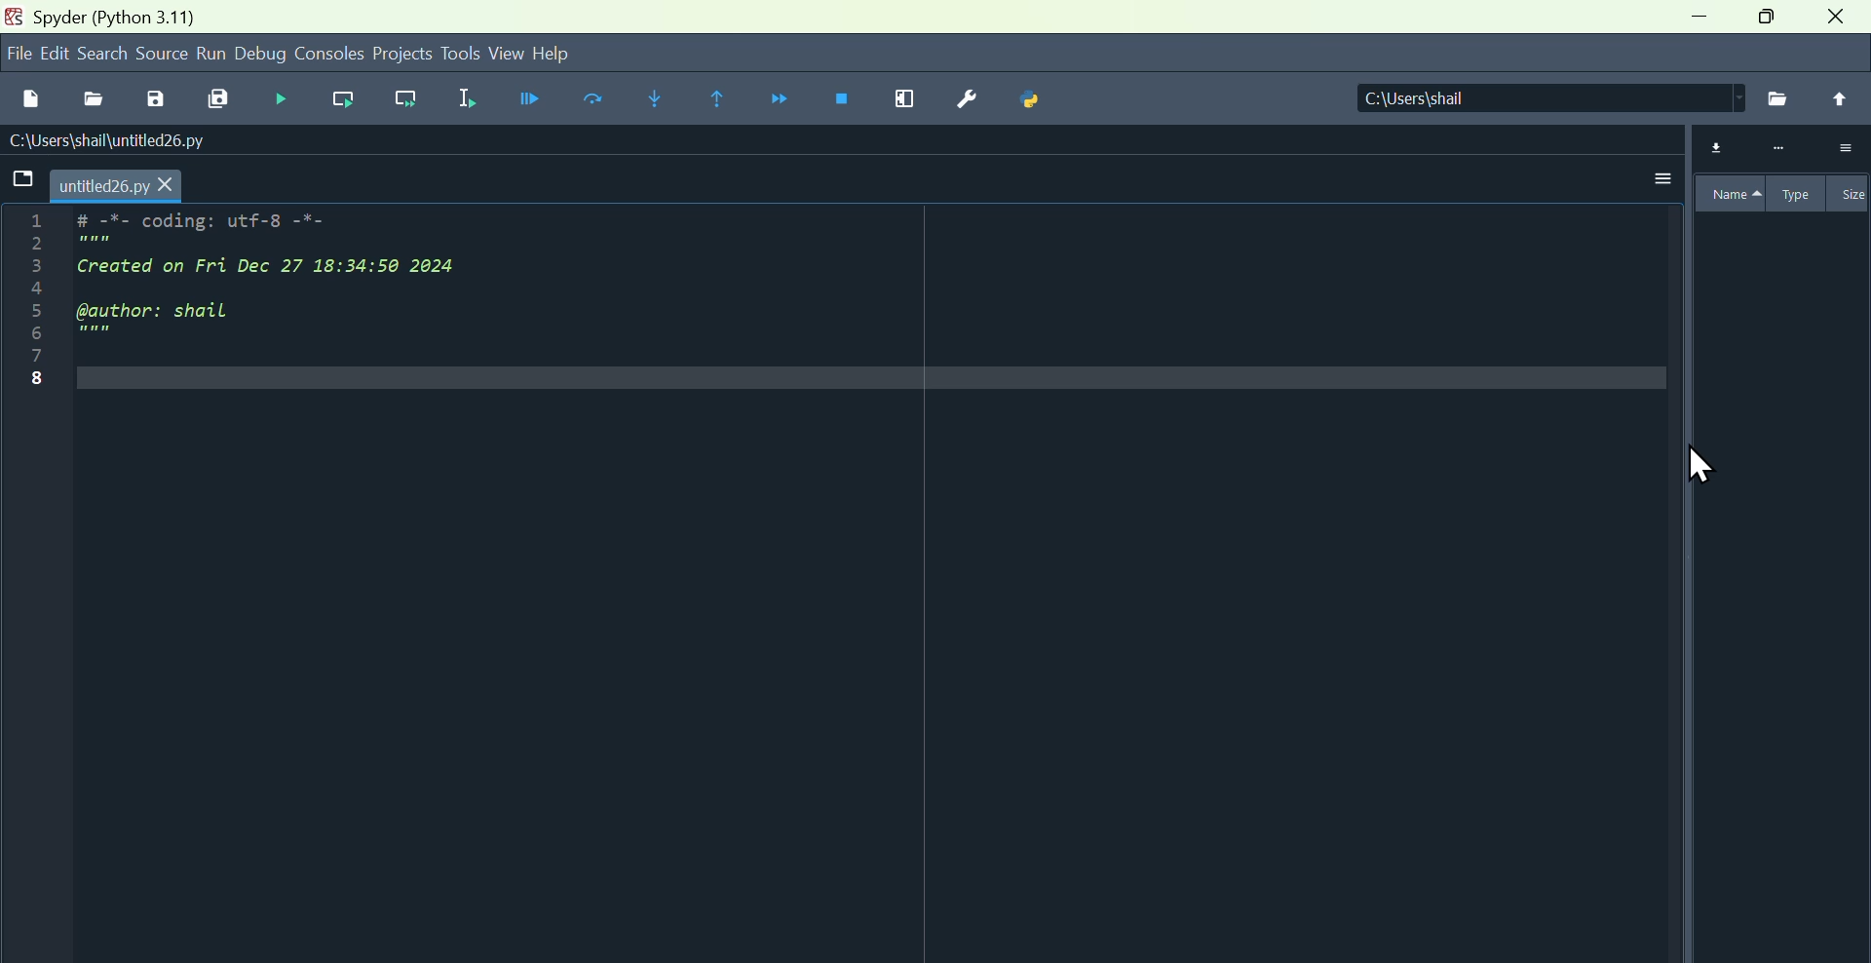 The width and height of the screenshot is (1871, 963). Describe the element at coordinates (599, 101) in the screenshot. I see `Run cell` at that location.